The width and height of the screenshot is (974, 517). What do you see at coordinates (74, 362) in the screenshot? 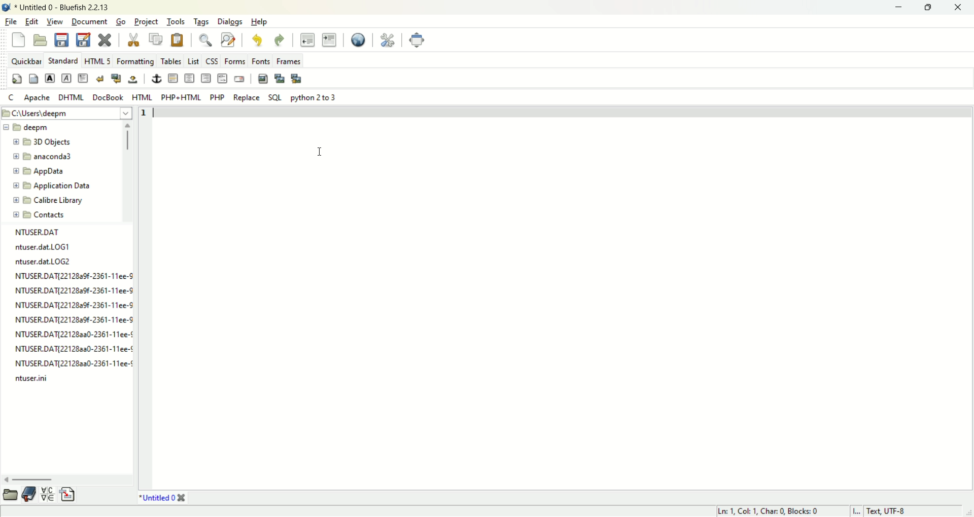
I see `NTUSER.DAT{221282a0-2361-11ee-¢` at bounding box center [74, 362].